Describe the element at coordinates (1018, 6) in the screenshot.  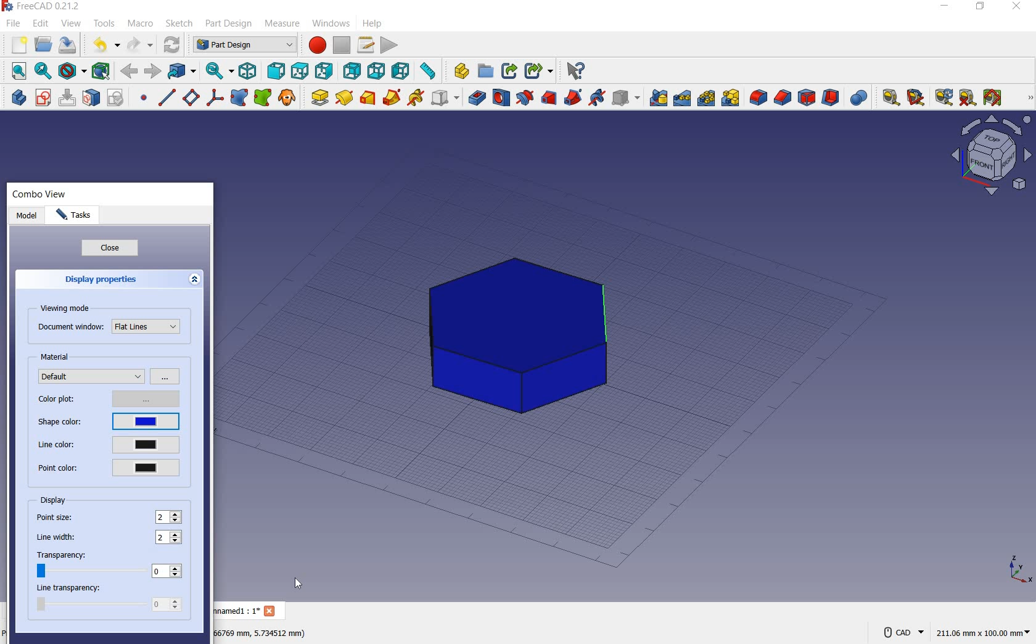
I see `CLOSE` at that location.